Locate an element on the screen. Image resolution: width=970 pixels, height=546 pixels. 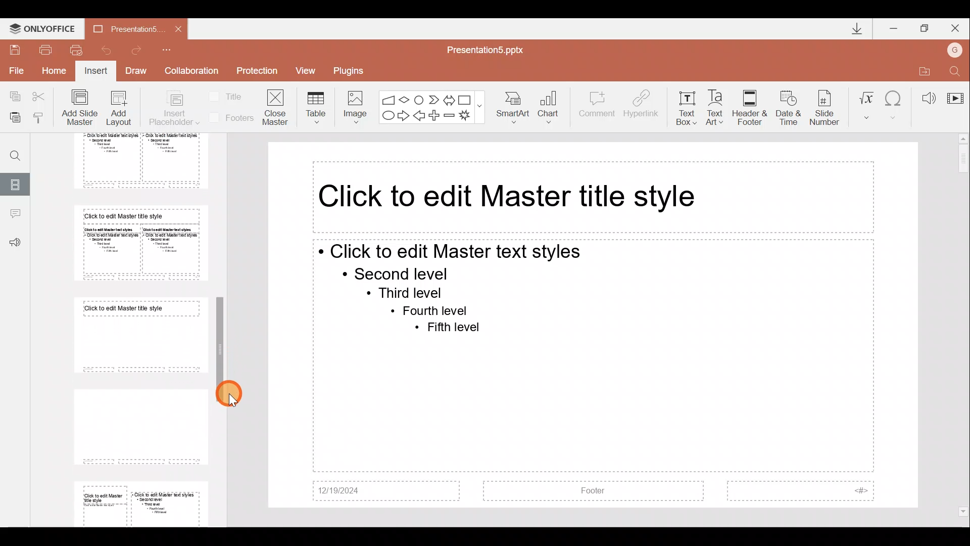
Slide 8 is located at coordinates (137, 425).